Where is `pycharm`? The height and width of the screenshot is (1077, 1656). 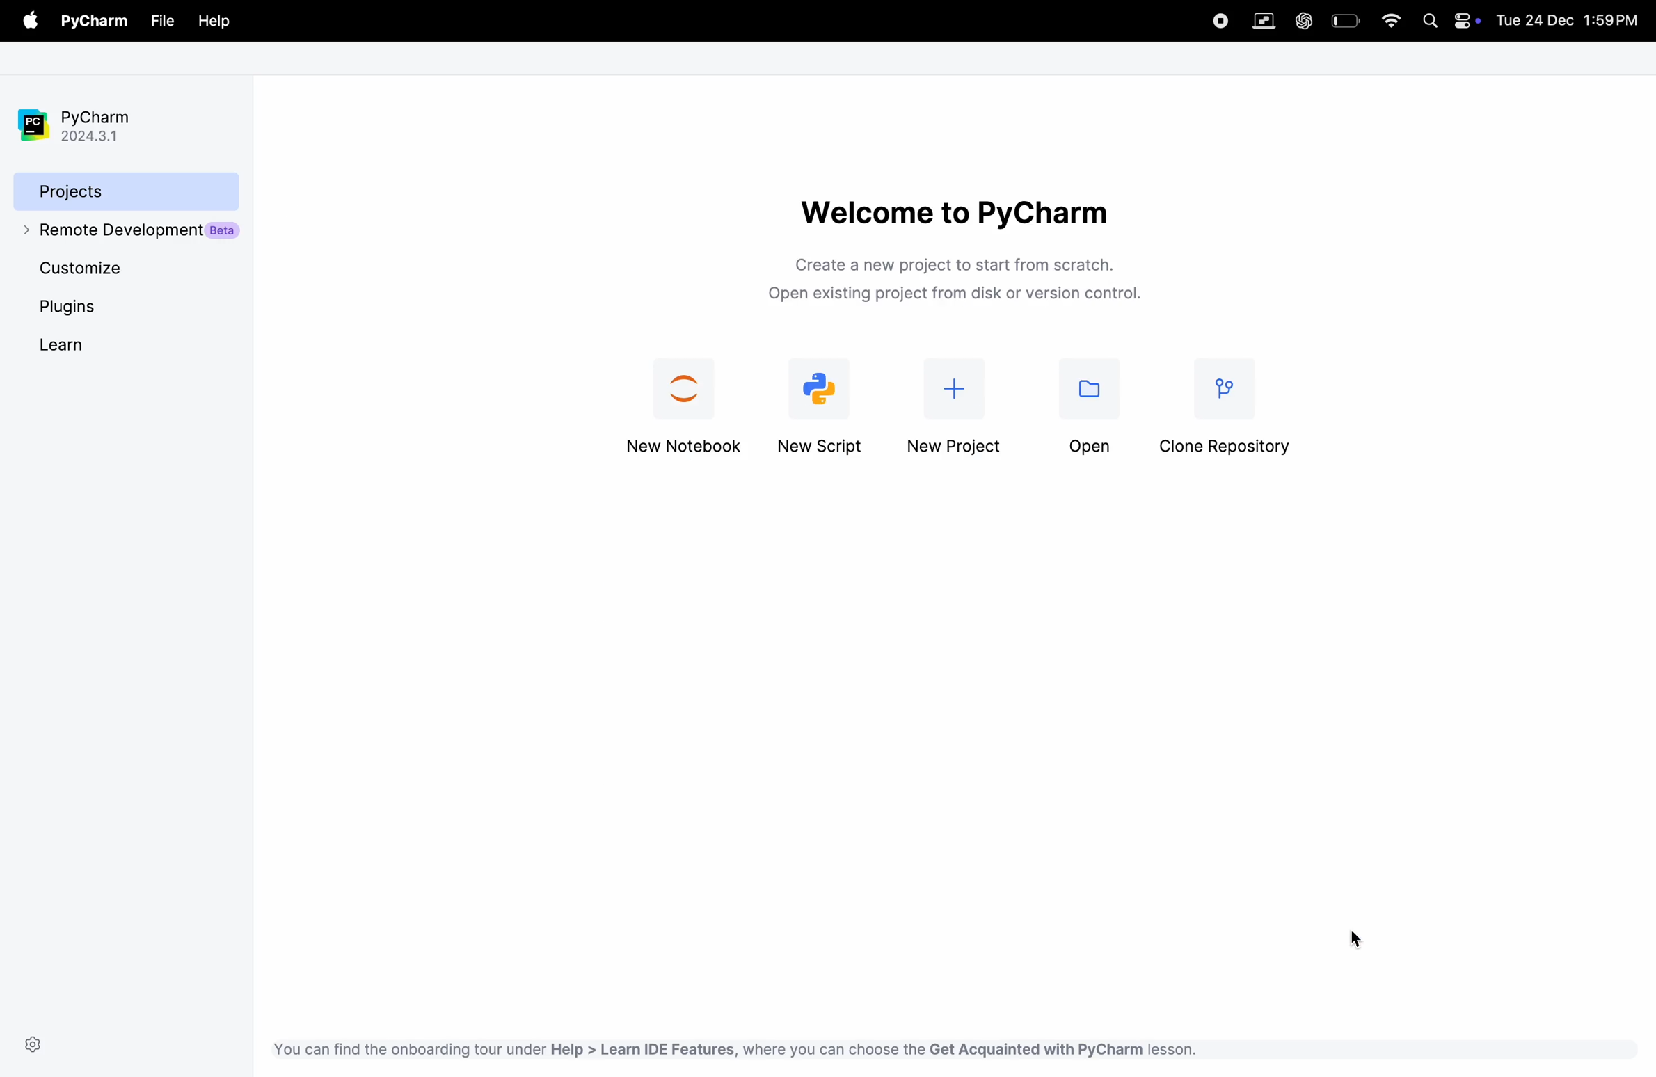 pycharm is located at coordinates (81, 118).